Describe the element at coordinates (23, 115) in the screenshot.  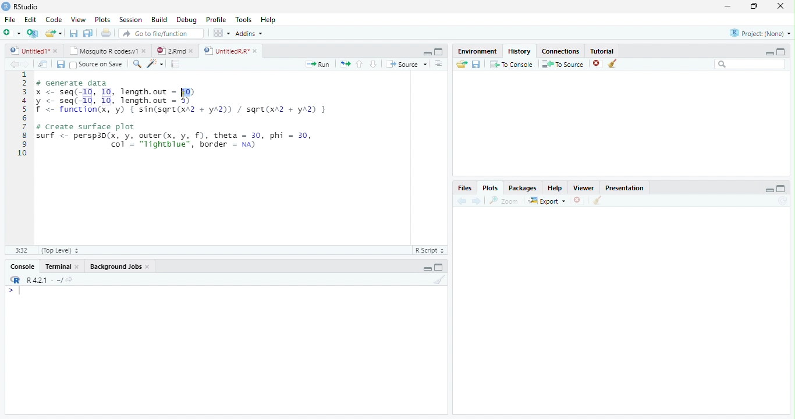
I see `Line numbers` at that location.